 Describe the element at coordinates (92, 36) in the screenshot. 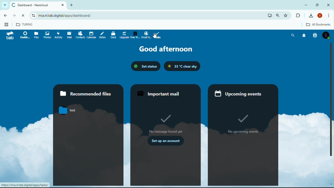

I see `Calendar` at that location.